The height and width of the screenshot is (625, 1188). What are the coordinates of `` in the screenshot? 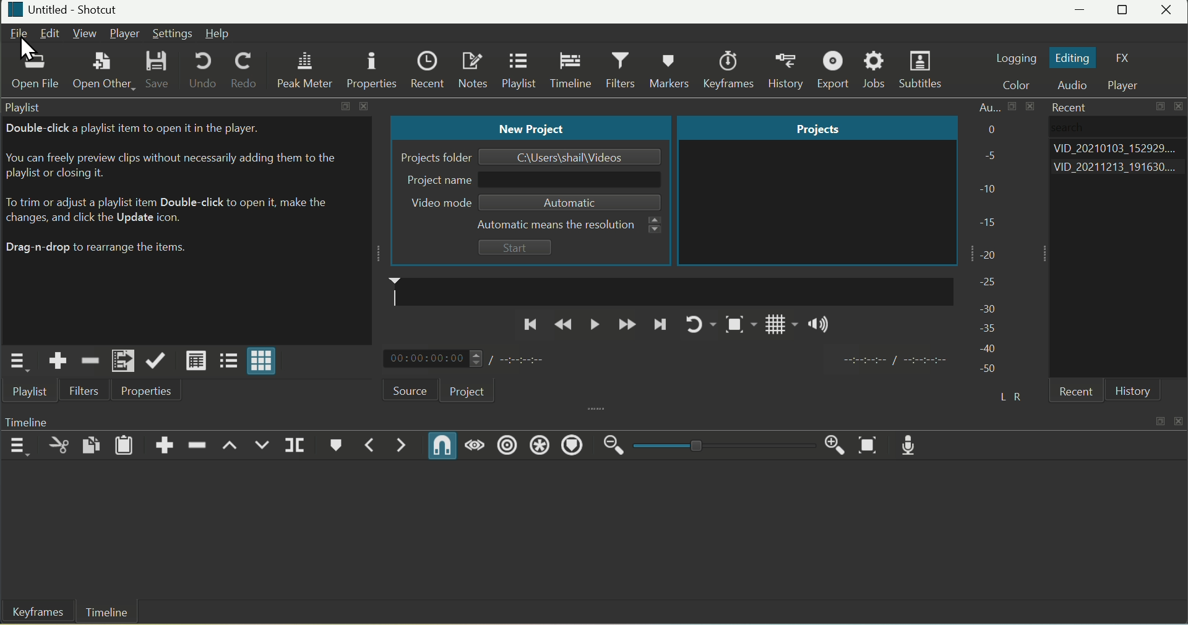 It's located at (1126, 58).